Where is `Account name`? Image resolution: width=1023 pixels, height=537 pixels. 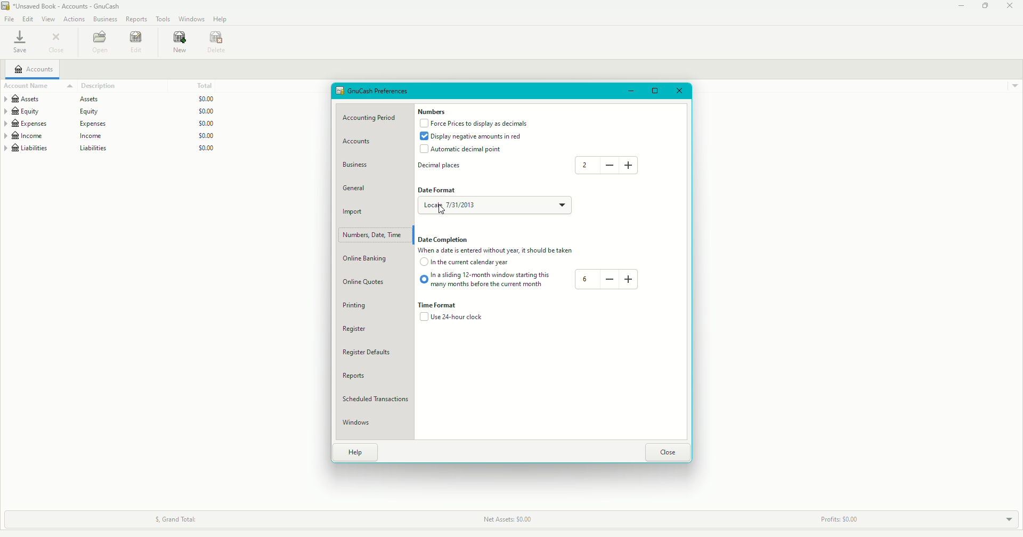 Account name is located at coordinates (28, 85).